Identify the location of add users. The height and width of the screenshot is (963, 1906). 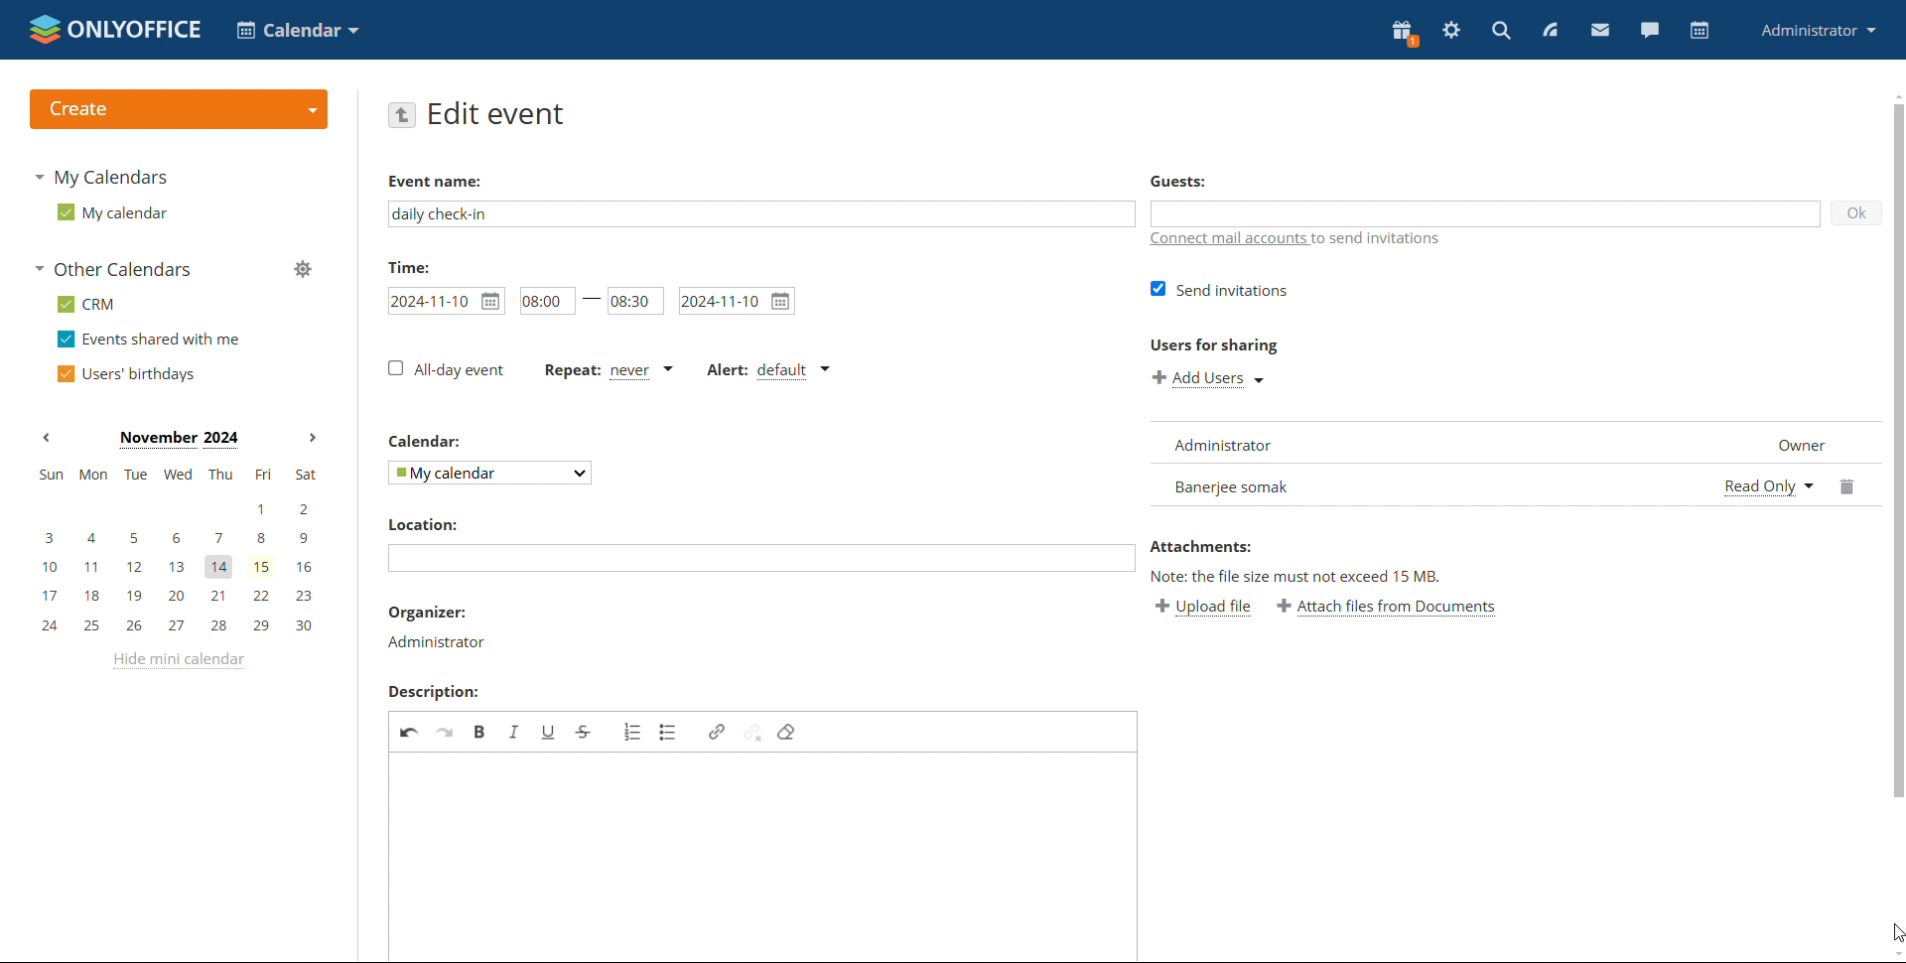
(1211, 379).